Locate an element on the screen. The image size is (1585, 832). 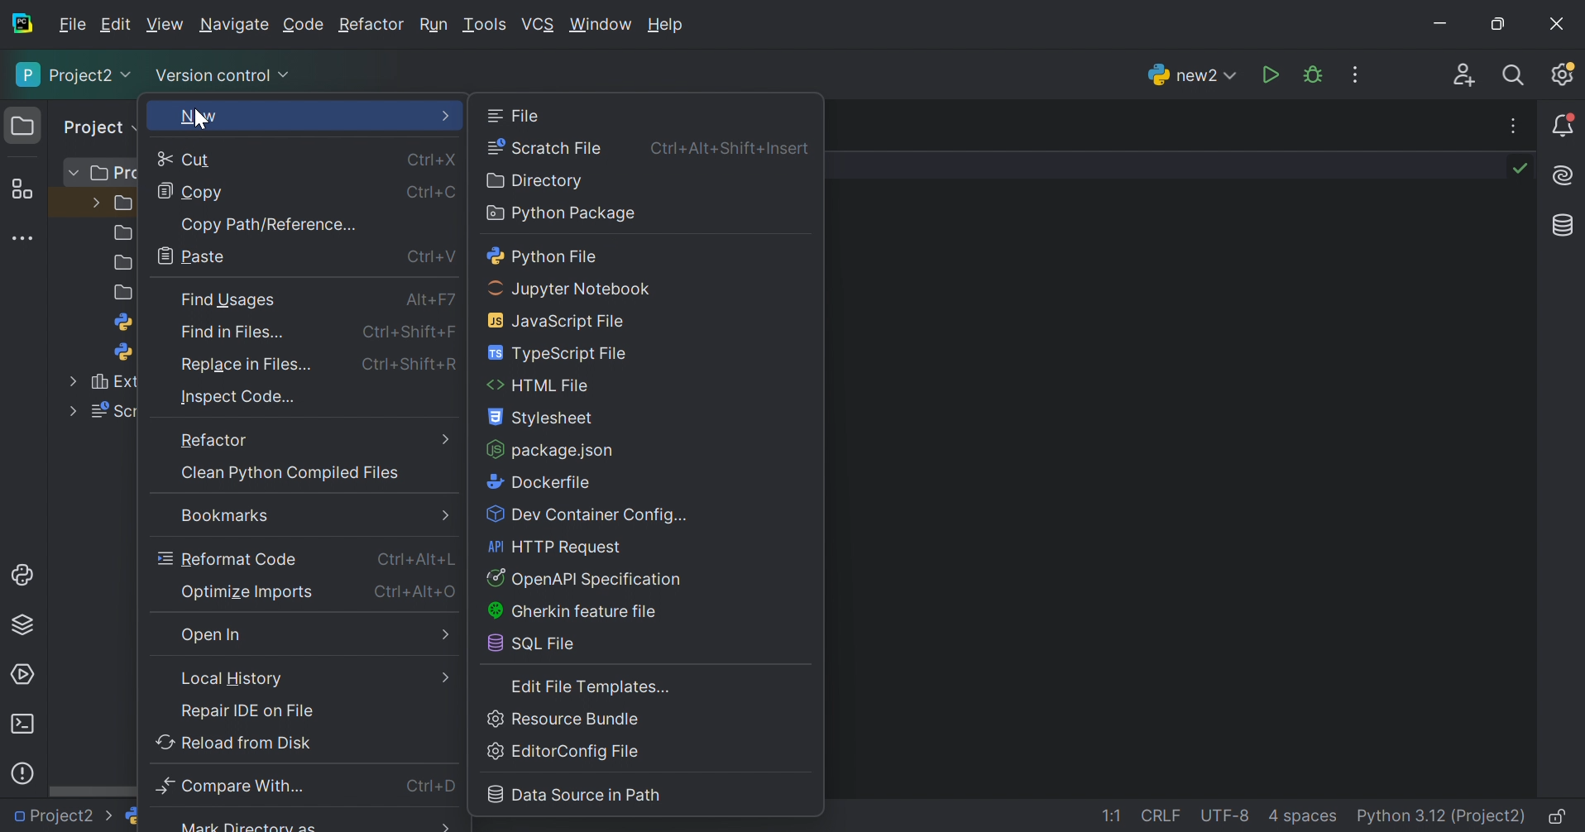
Problems is located at coordinates (25, 771).